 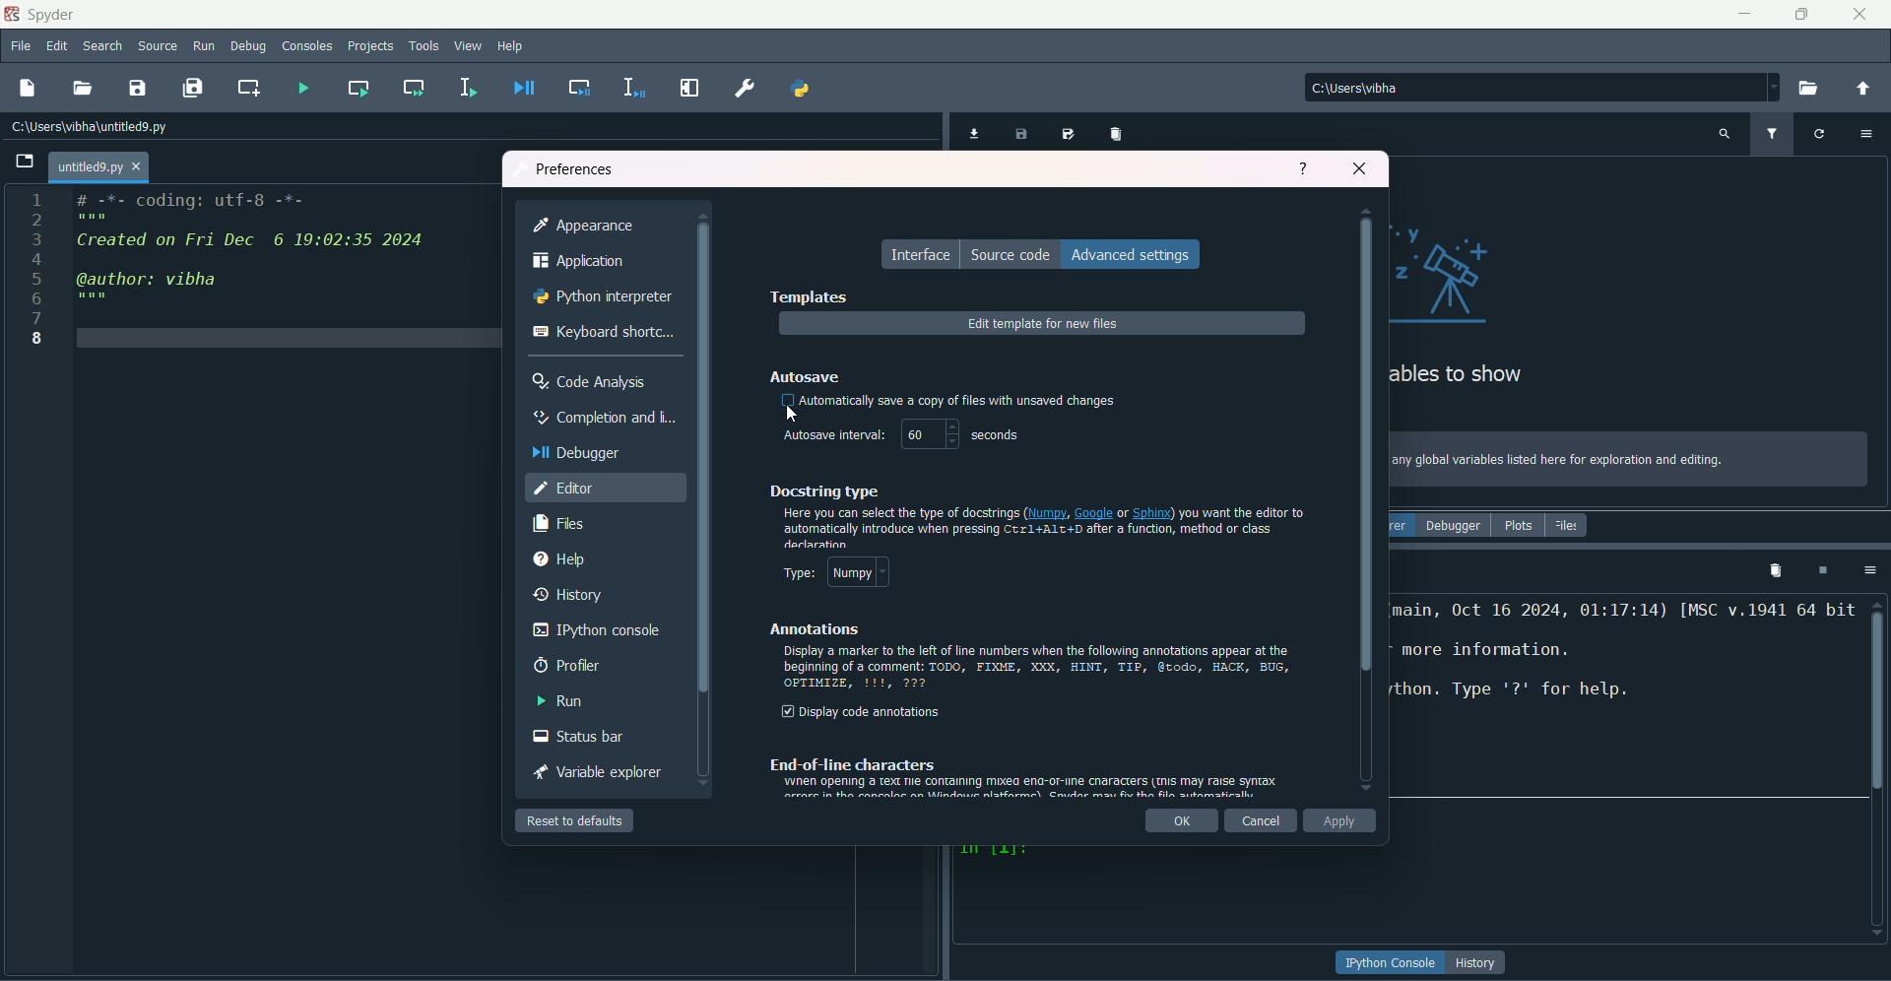 I want to click on maximize current pane, so click(x=690, y=88).